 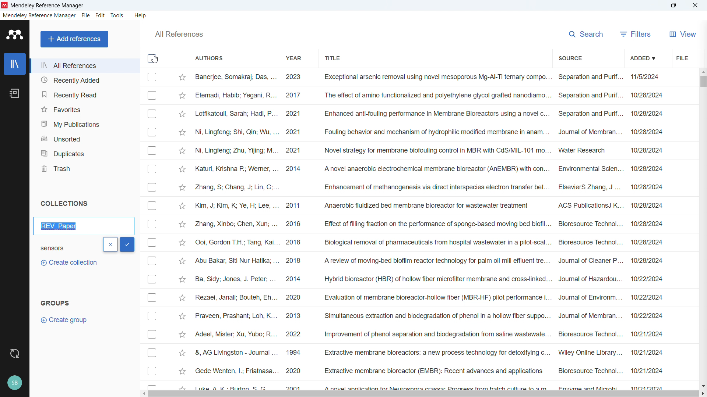 I want to click on Star mark respective publication, so click(x=182, y=96).